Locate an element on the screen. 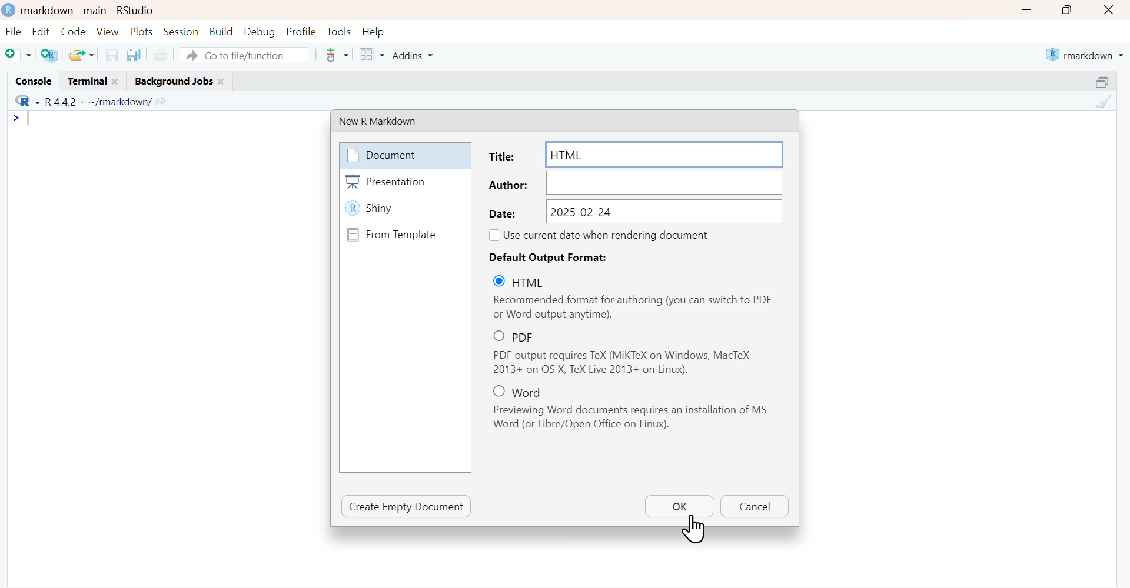 This screenshot has height=588, width=1130. Recommended format for authoring (you can switch to PD
or Word output anytime). is located at coordinates (633, 308).